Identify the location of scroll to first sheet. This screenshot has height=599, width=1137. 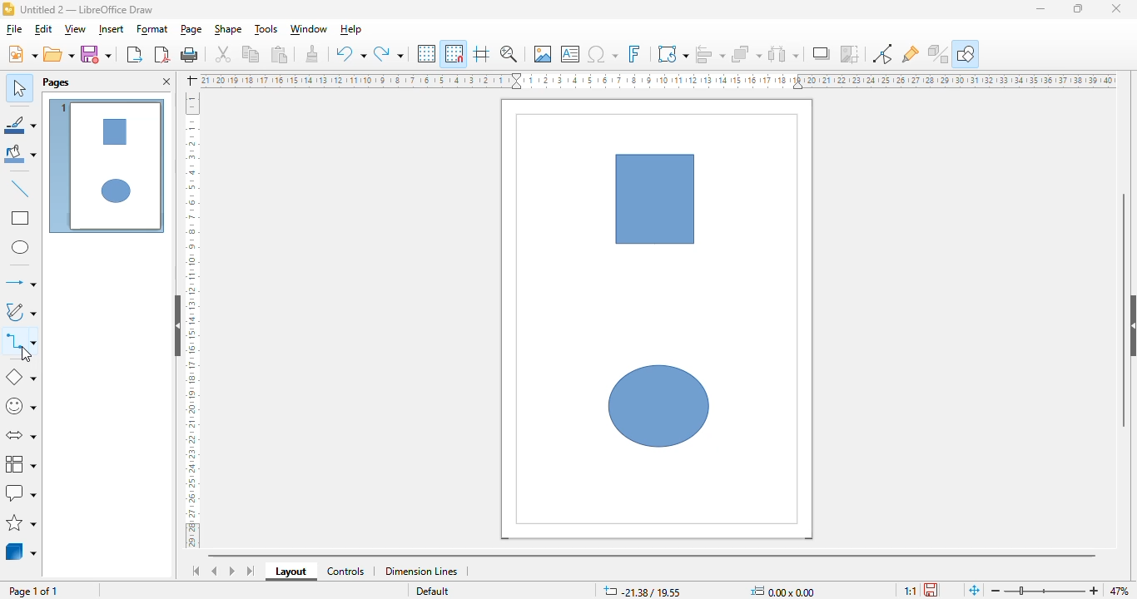
(196, 572).